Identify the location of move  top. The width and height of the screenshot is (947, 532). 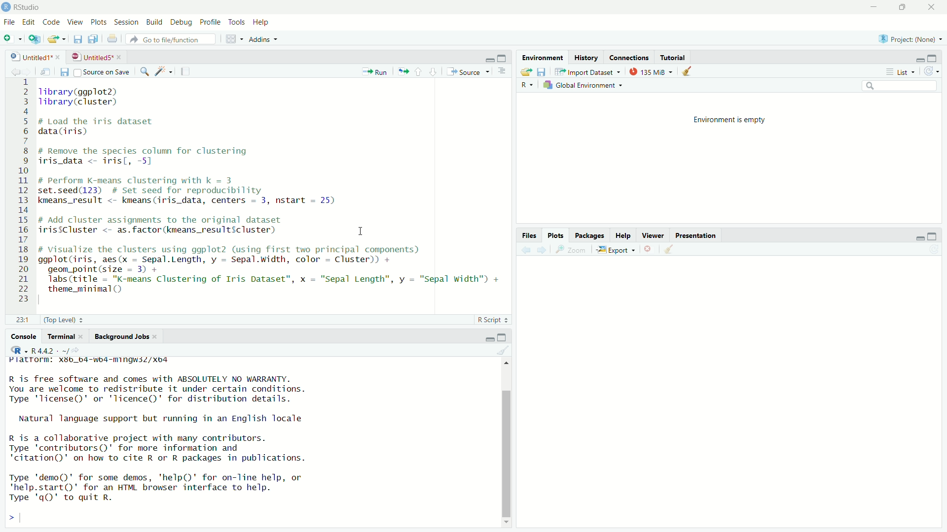
(506, 365).